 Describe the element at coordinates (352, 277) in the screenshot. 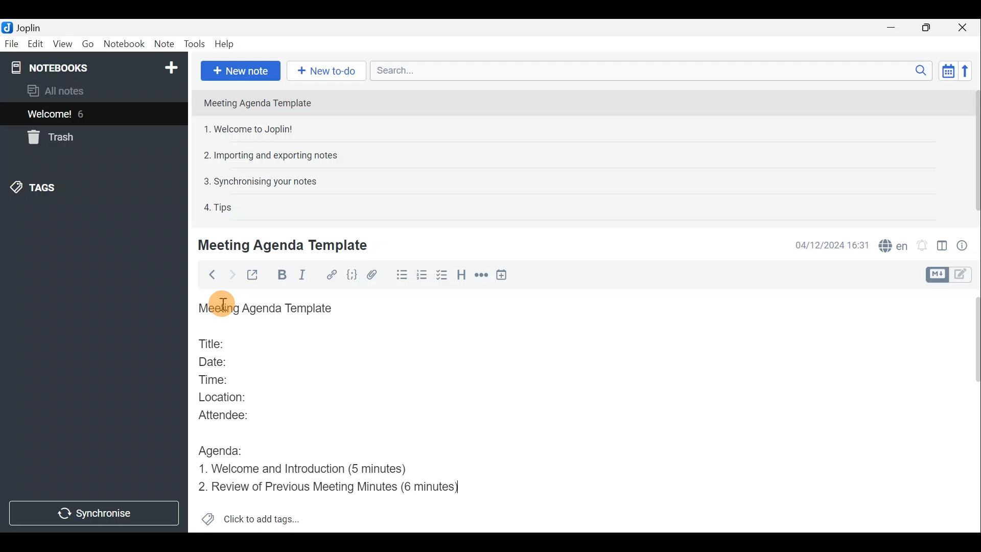

I see `Code` at that location.